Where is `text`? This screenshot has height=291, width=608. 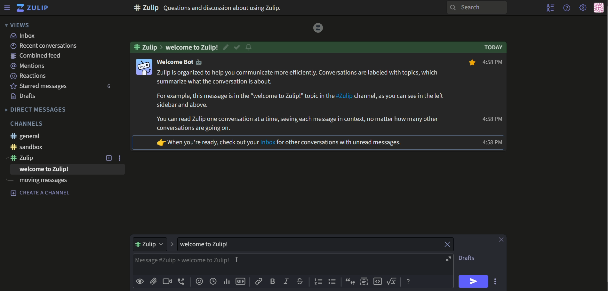
text is located at coordinates (41, 183).